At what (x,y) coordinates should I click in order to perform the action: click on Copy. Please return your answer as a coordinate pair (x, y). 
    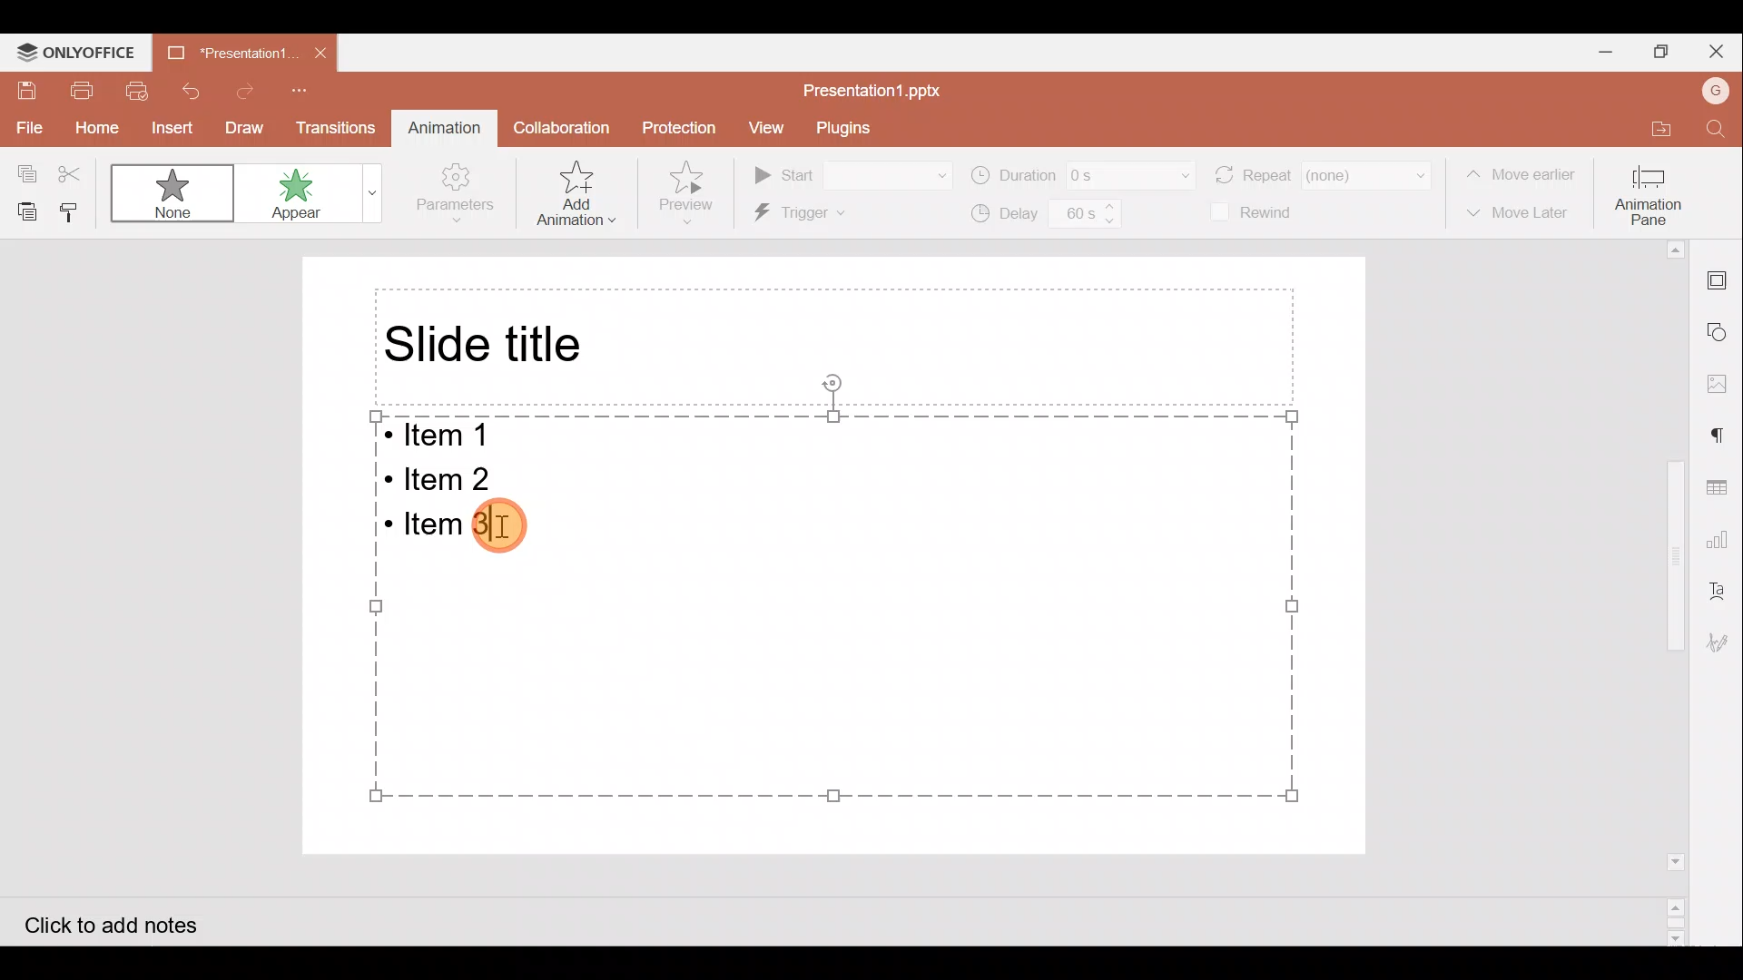
    Looking at the image, I should click on (24, 172).